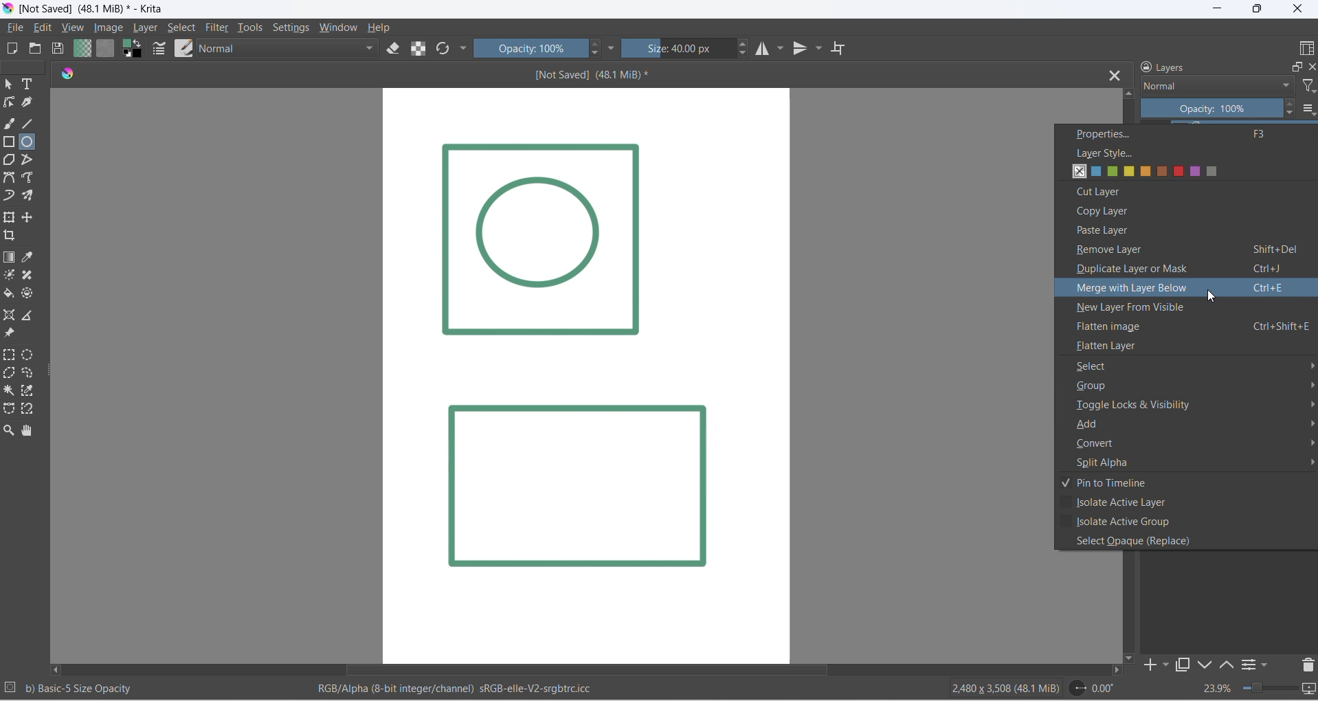 This screenshot has height=701, width=1318. I want to click on curve selection tool, so click(9, 410).